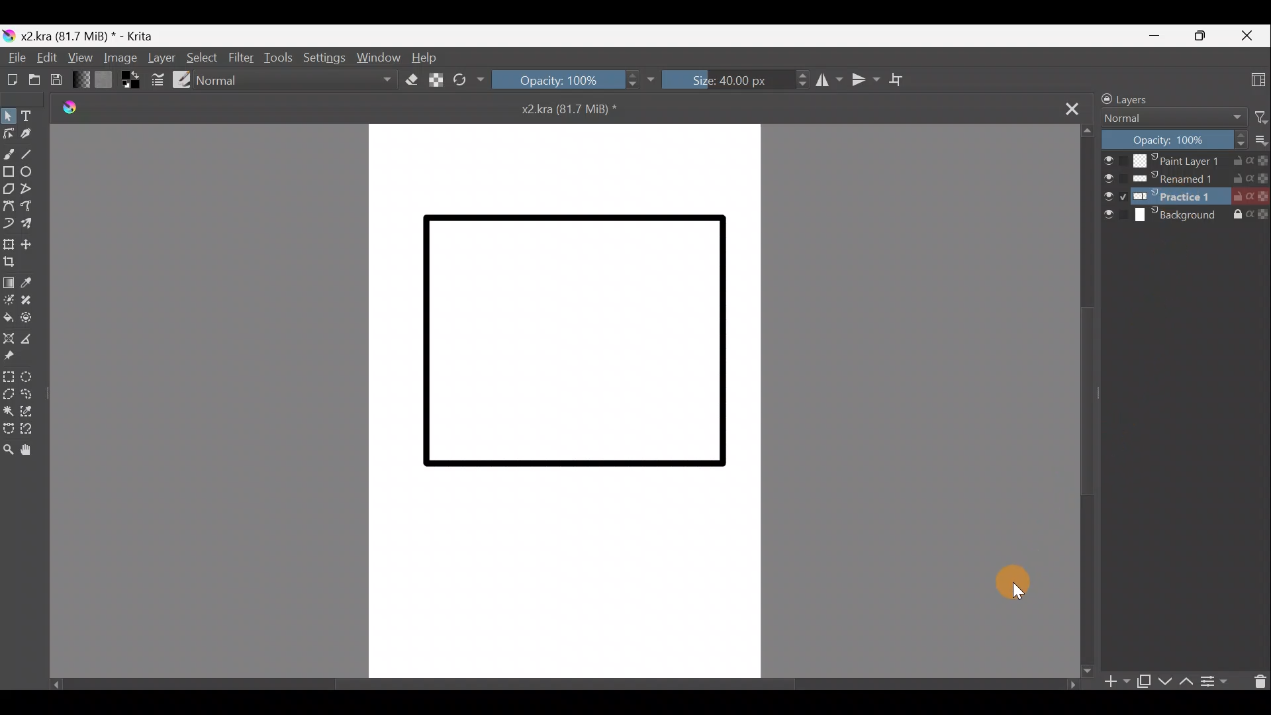 The height and width of the screenshot is (715, 1271). What do you see at coordinates (8, 320) in the screenshot?
I see `Fill a contiguous area of colour with colour/fill a selection` at bounding box center [8, 320].